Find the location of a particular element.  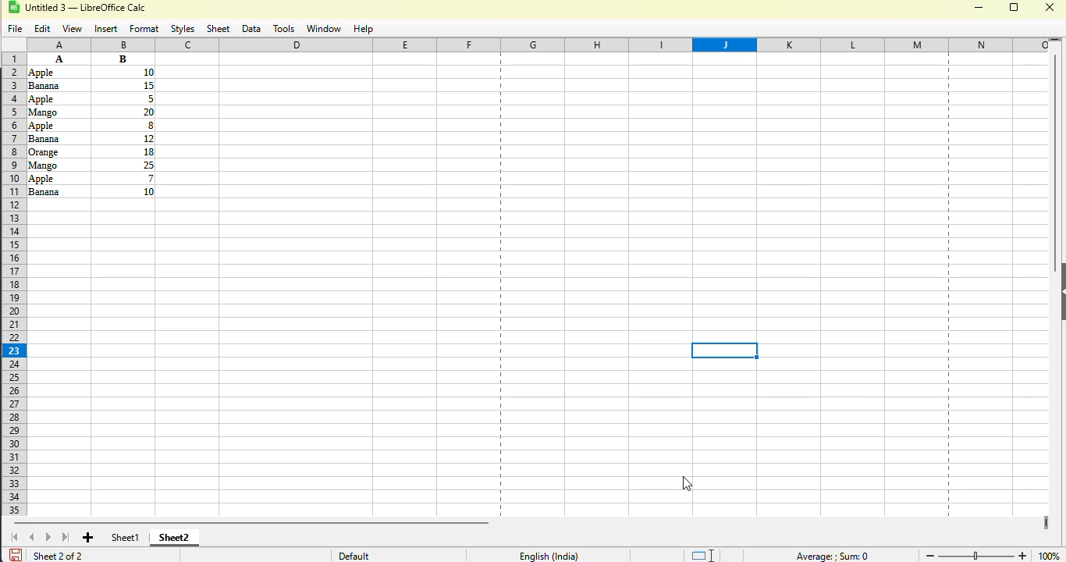

active cell is located at coordinates (725, 350).